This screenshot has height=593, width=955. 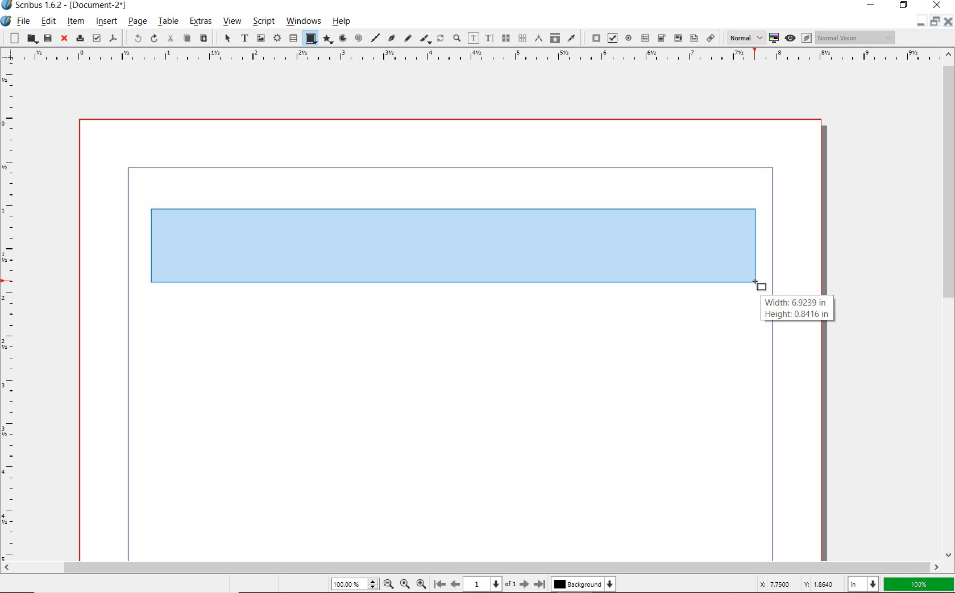 I want to click on pdf combo box, so click(x=678, y=39).